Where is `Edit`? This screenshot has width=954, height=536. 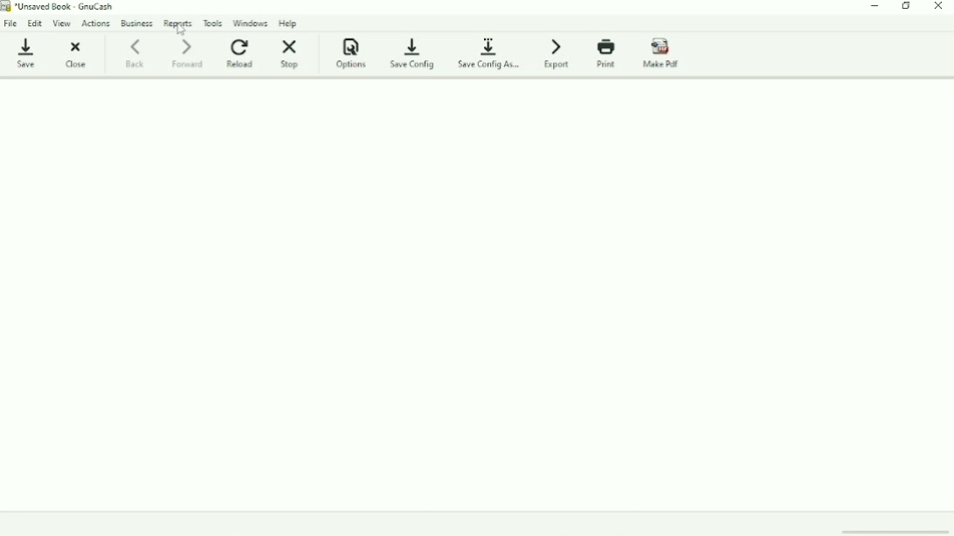 Edit is located at coordinates (35, 22).